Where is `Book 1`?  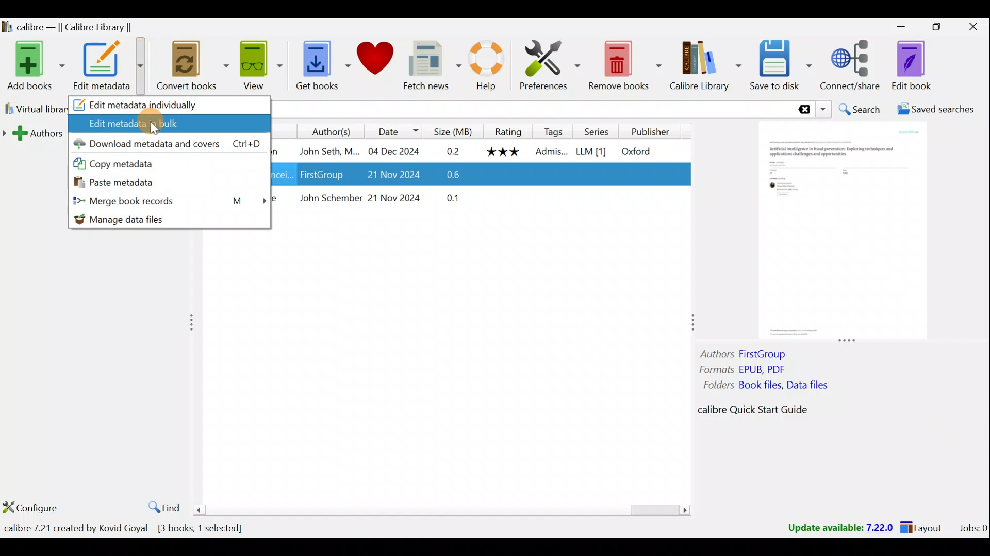
Book 1 is located at coordinates (475, 150).